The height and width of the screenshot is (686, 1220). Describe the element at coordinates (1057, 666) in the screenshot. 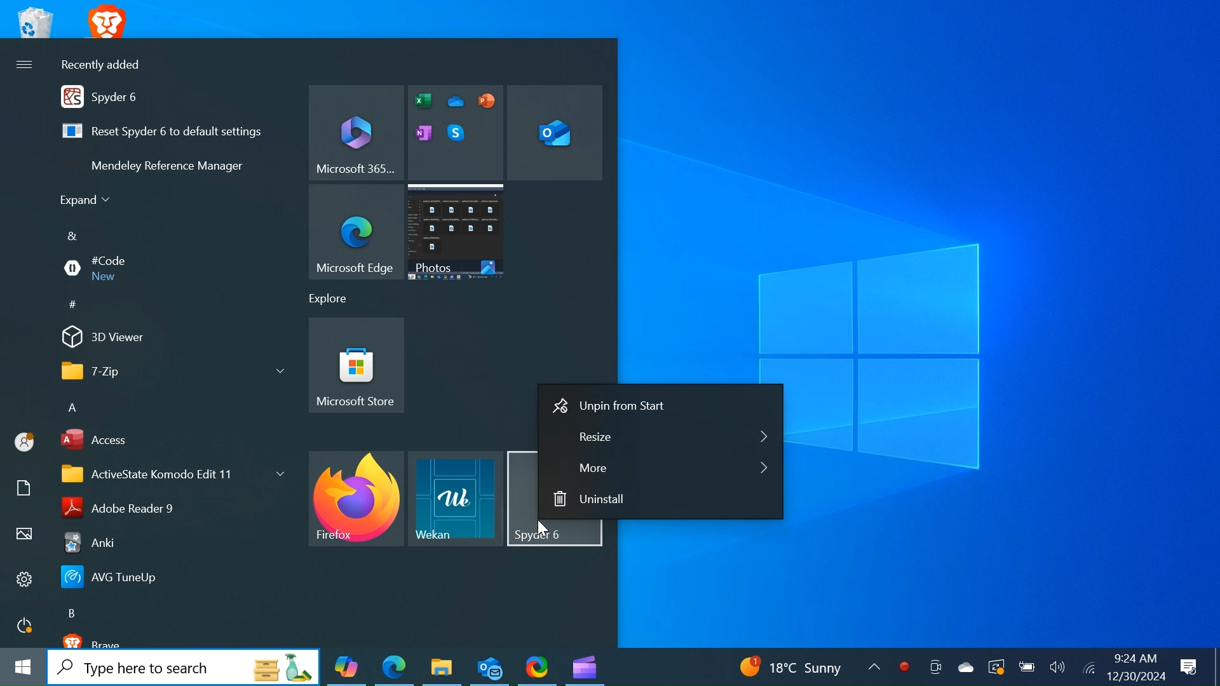

I see `Speaker` at that location.